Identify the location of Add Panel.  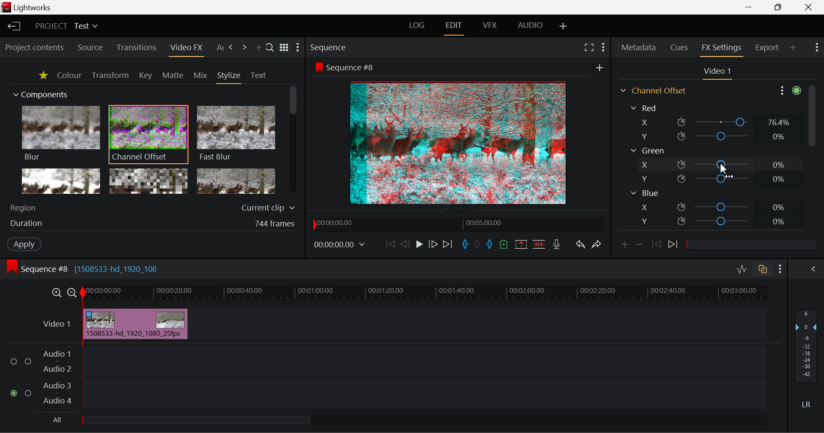
(792, 48).